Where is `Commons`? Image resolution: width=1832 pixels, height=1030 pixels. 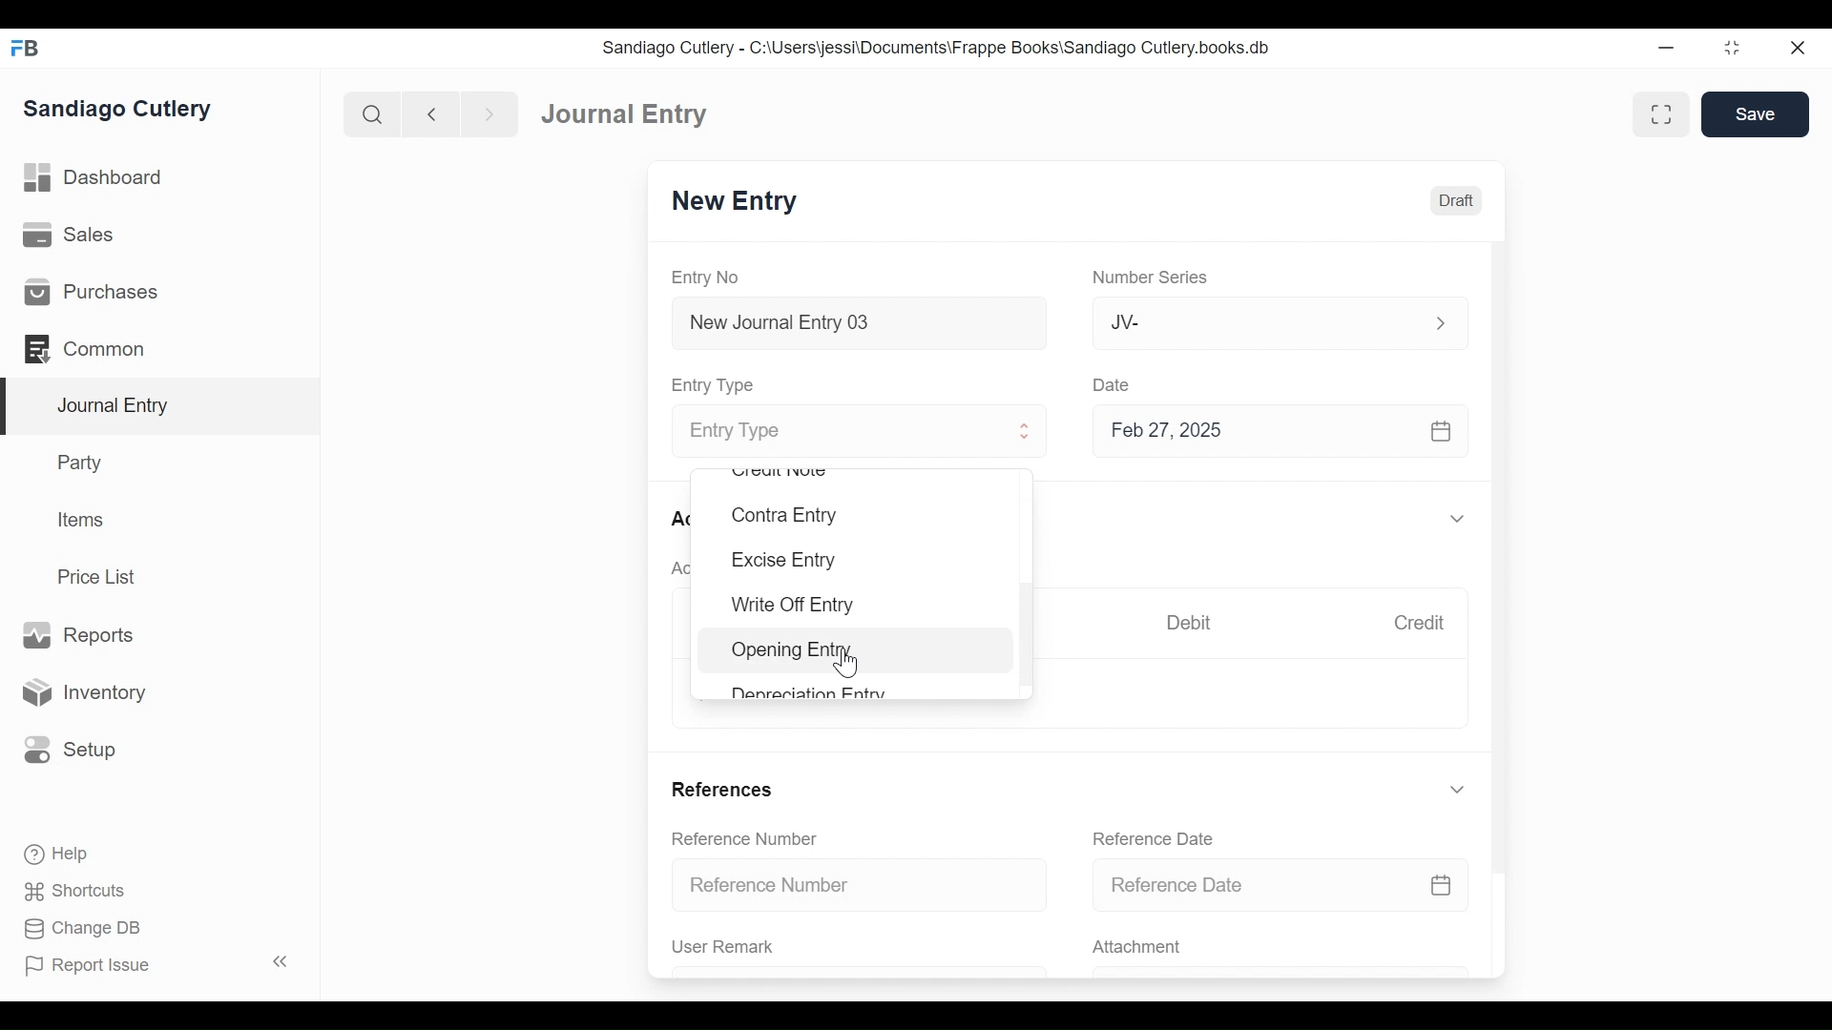
Commons is located at coordinates (83, 348).